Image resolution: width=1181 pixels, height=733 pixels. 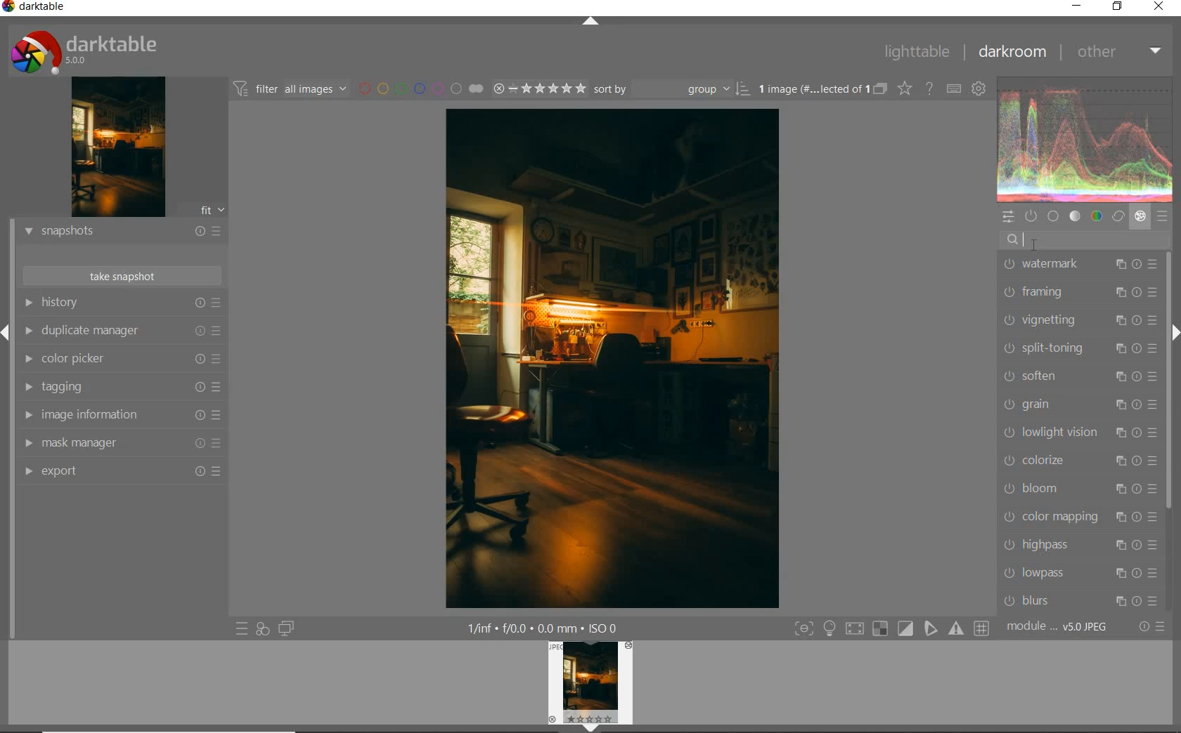 I want to click on bloom, so click(x=1080, y=488).